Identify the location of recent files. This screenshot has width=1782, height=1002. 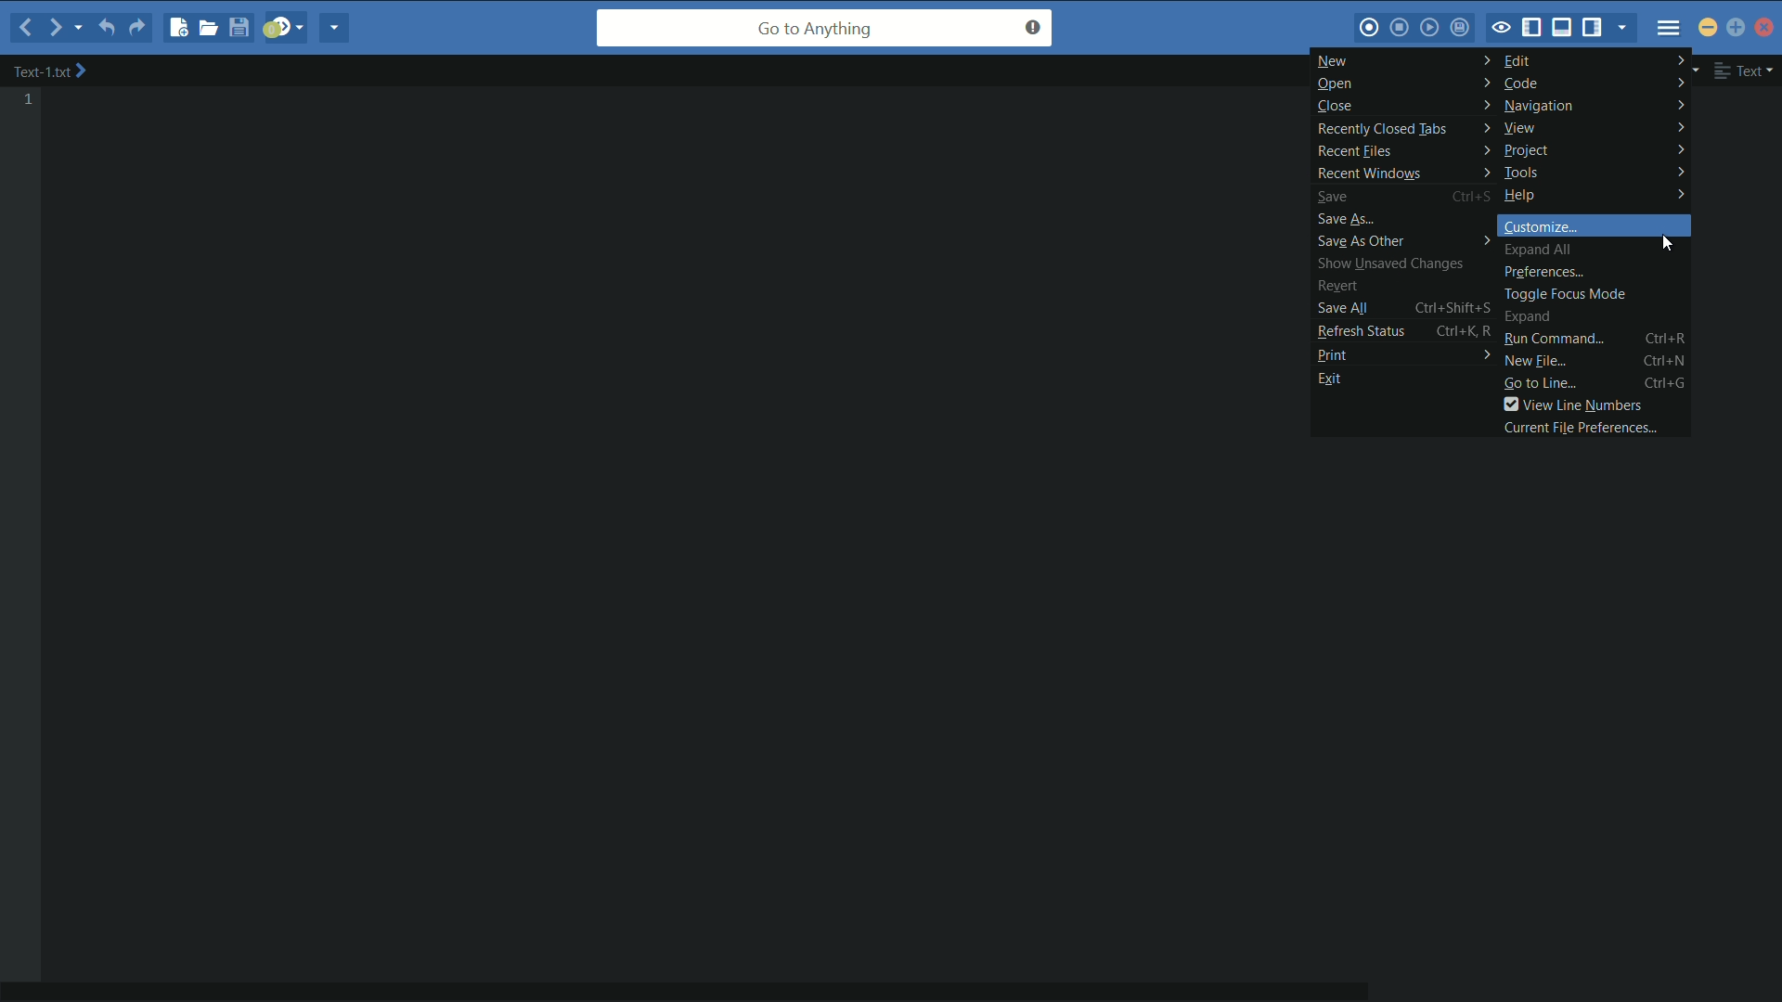
(1404, 149).